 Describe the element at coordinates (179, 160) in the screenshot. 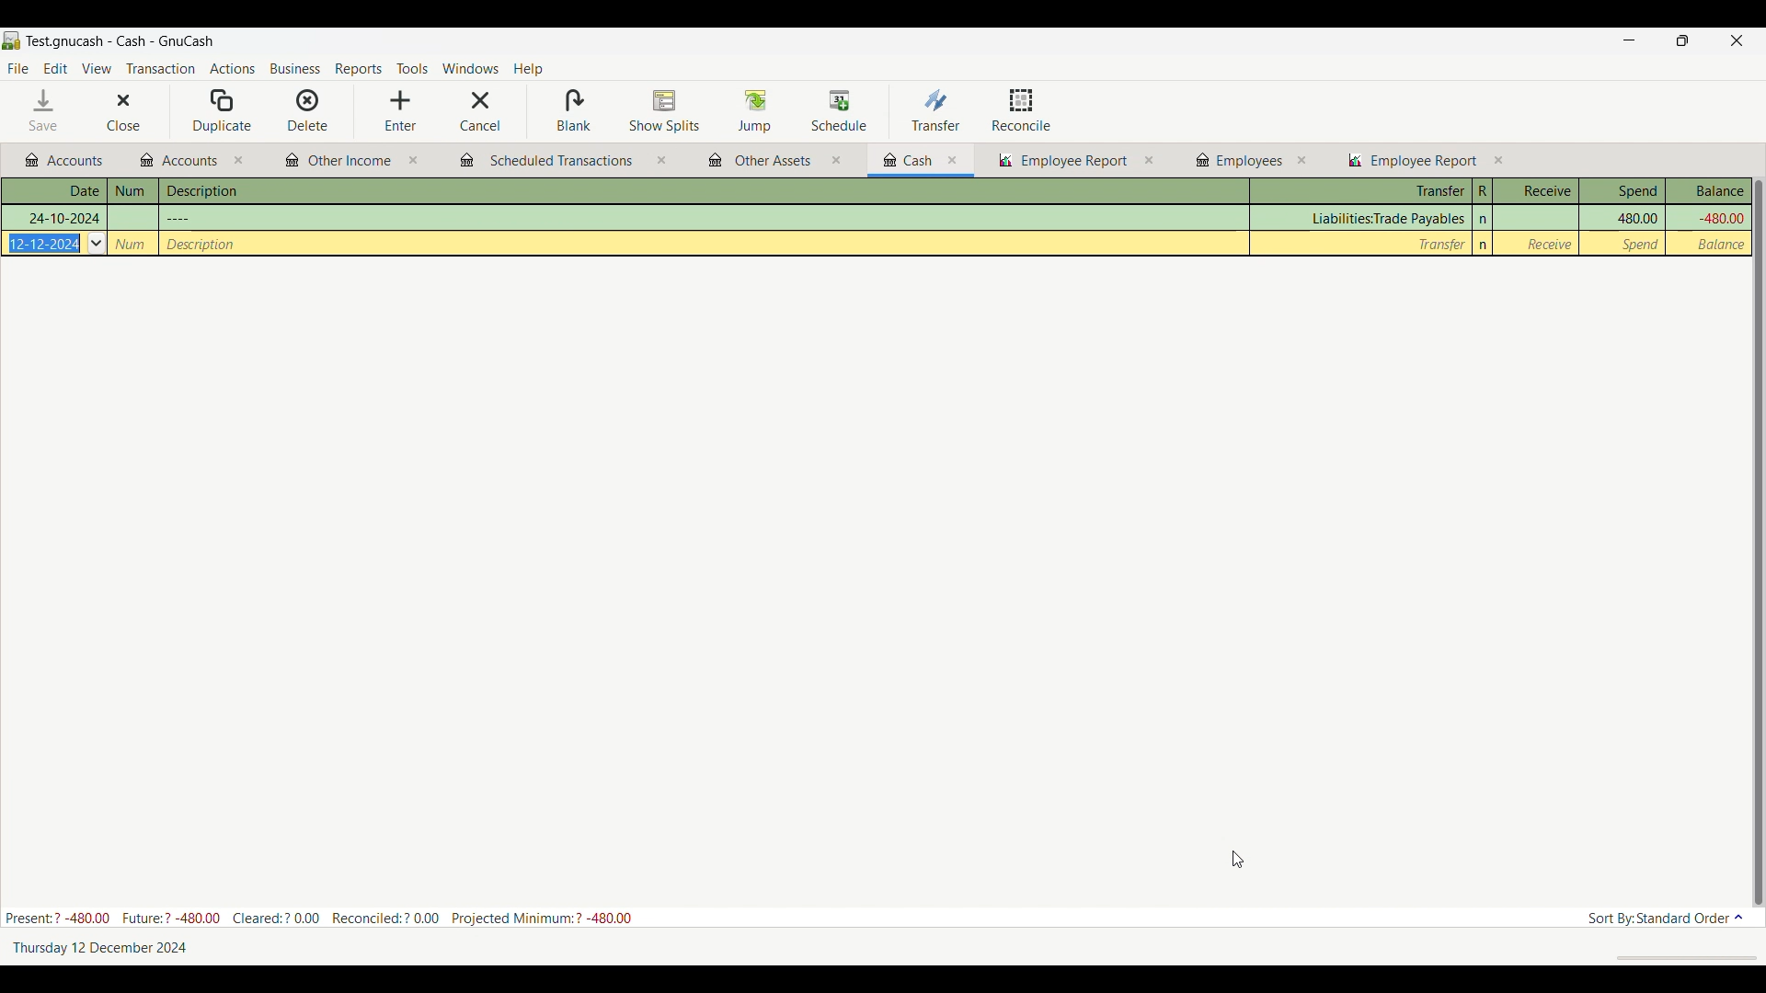

I see `Other budgets and reports` at that location.